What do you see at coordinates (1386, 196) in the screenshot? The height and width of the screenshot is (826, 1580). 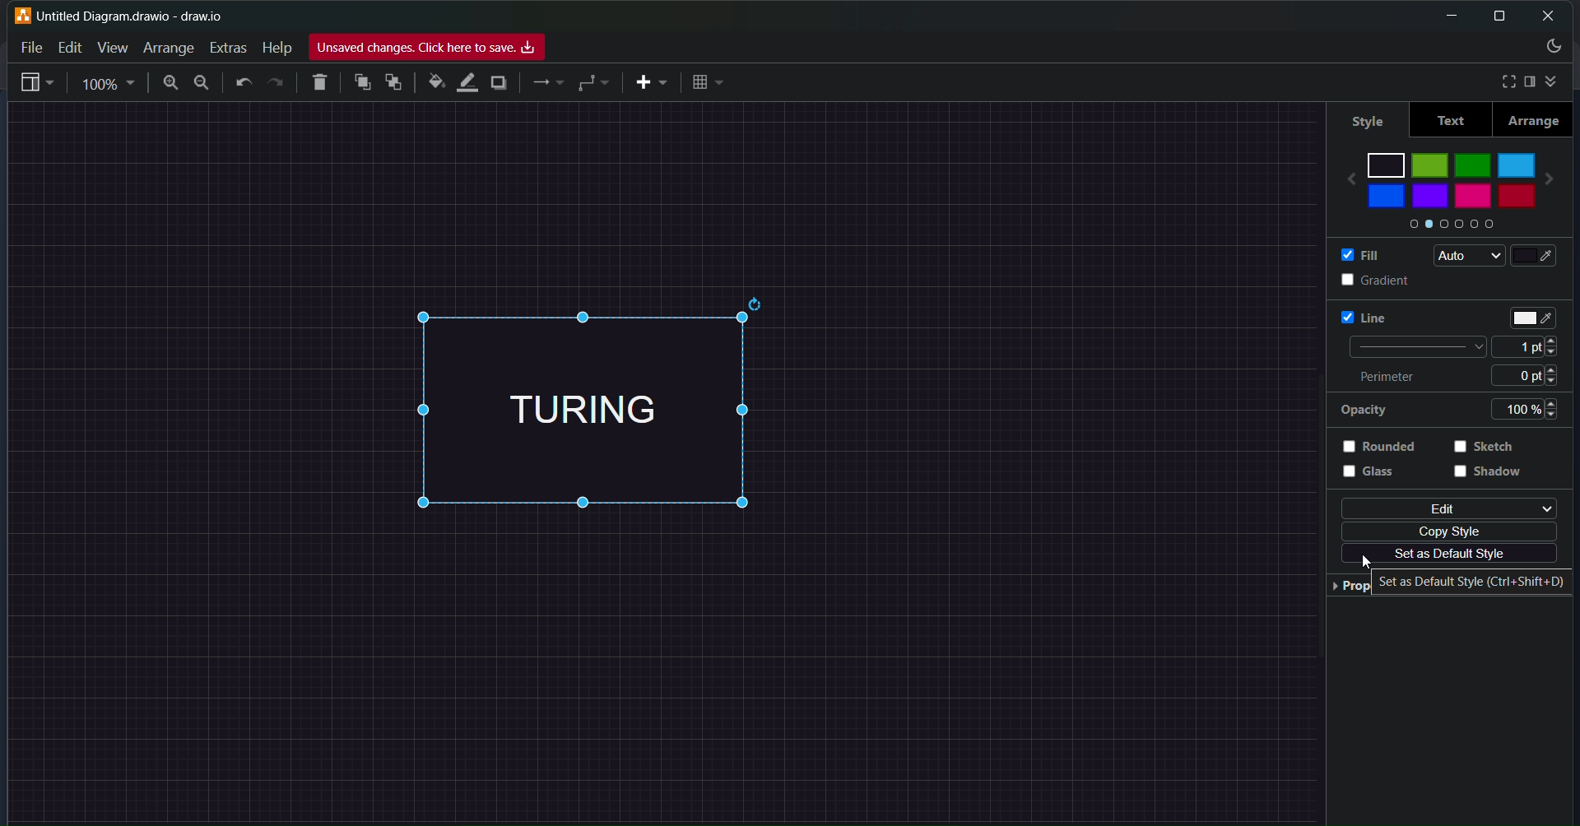 I see `blue` at bounding box center [1386, 196].